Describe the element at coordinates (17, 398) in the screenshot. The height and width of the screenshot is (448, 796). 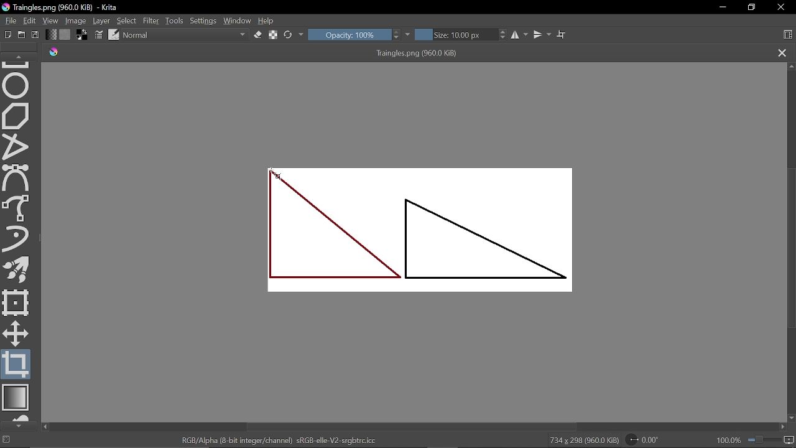
I see `Draw gradient tool` at that location.